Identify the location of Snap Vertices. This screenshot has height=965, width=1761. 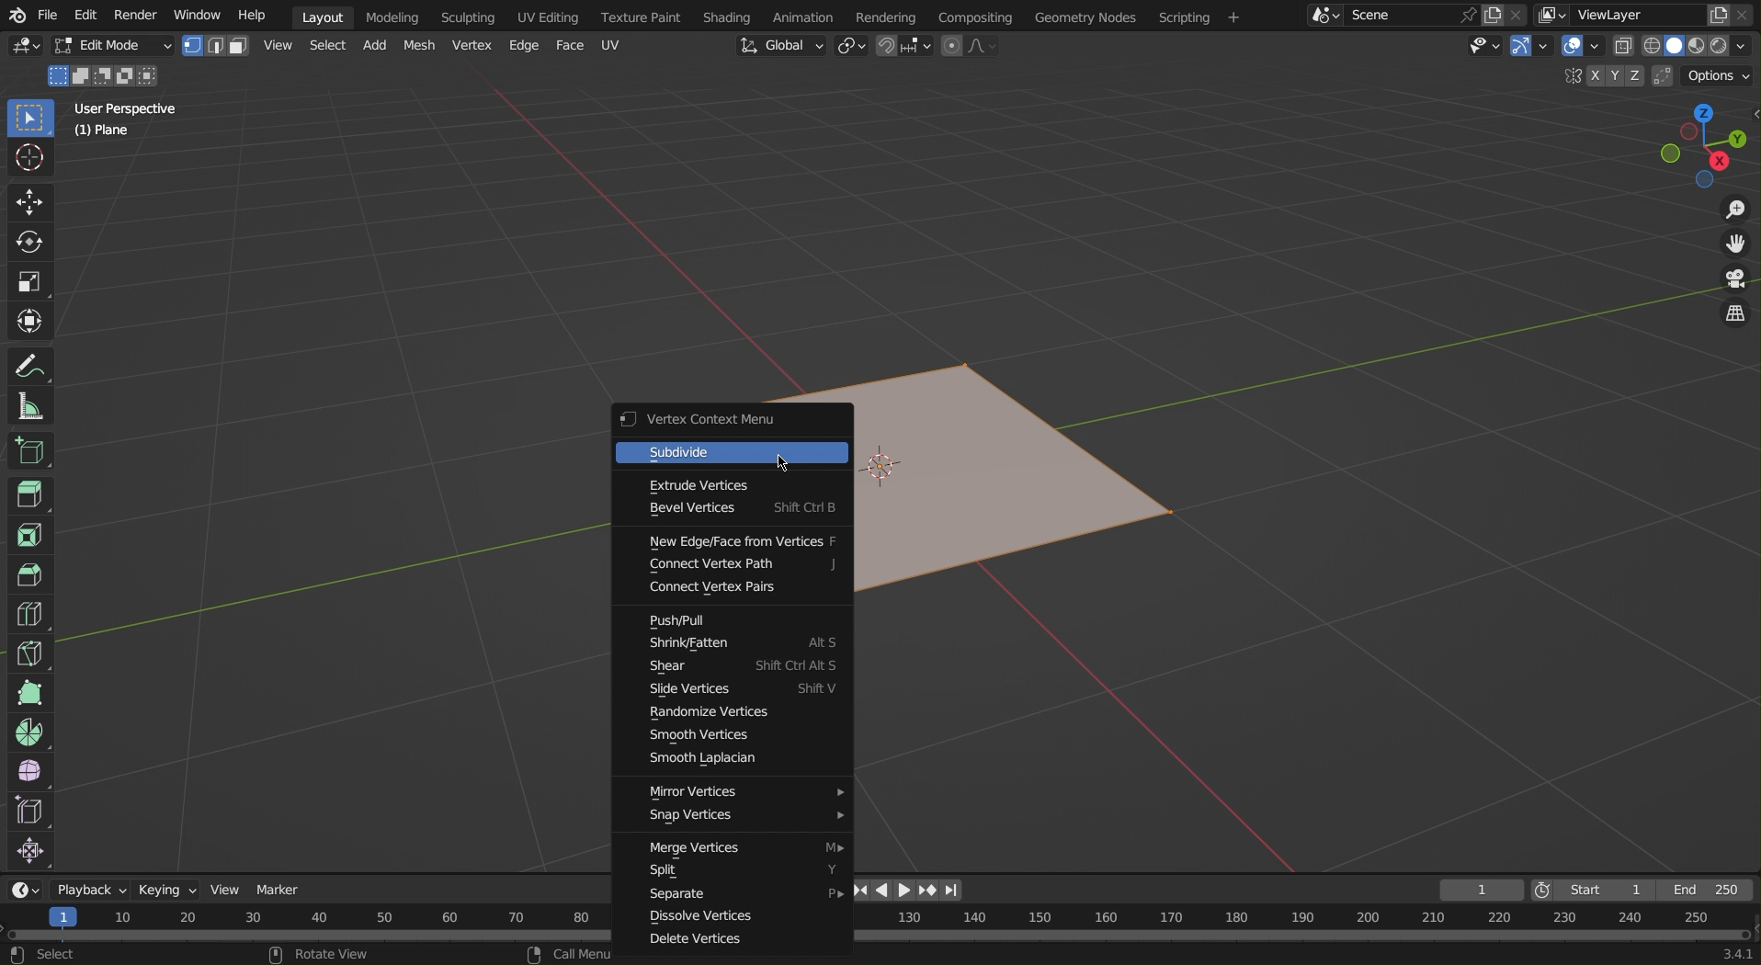
(739, 821).